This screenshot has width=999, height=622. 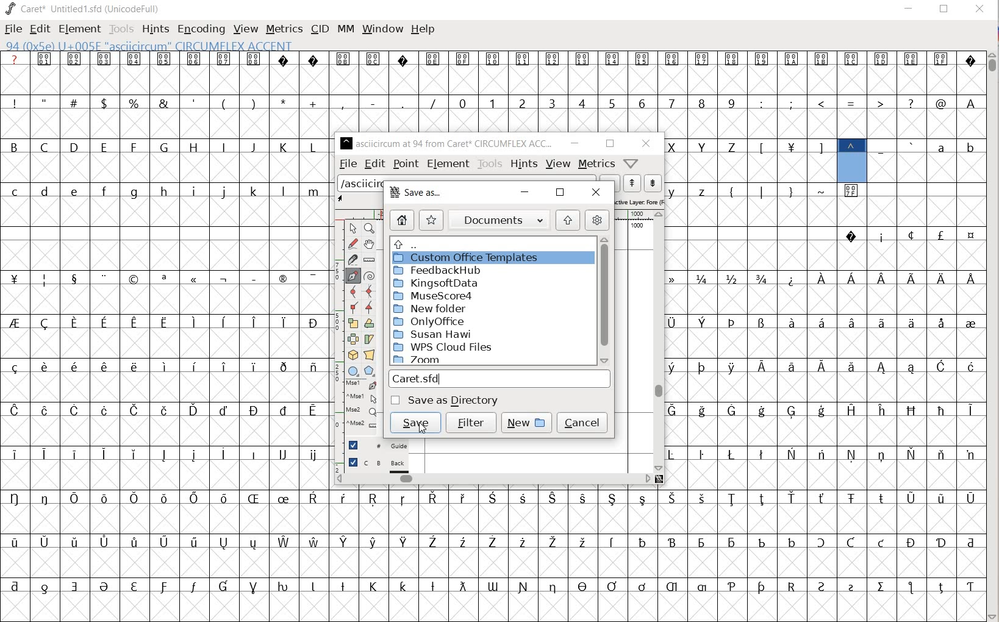 What do you see at coordinates (12, 30) in the screenshot?
I see `FILE` at bounding box center [12, 30].